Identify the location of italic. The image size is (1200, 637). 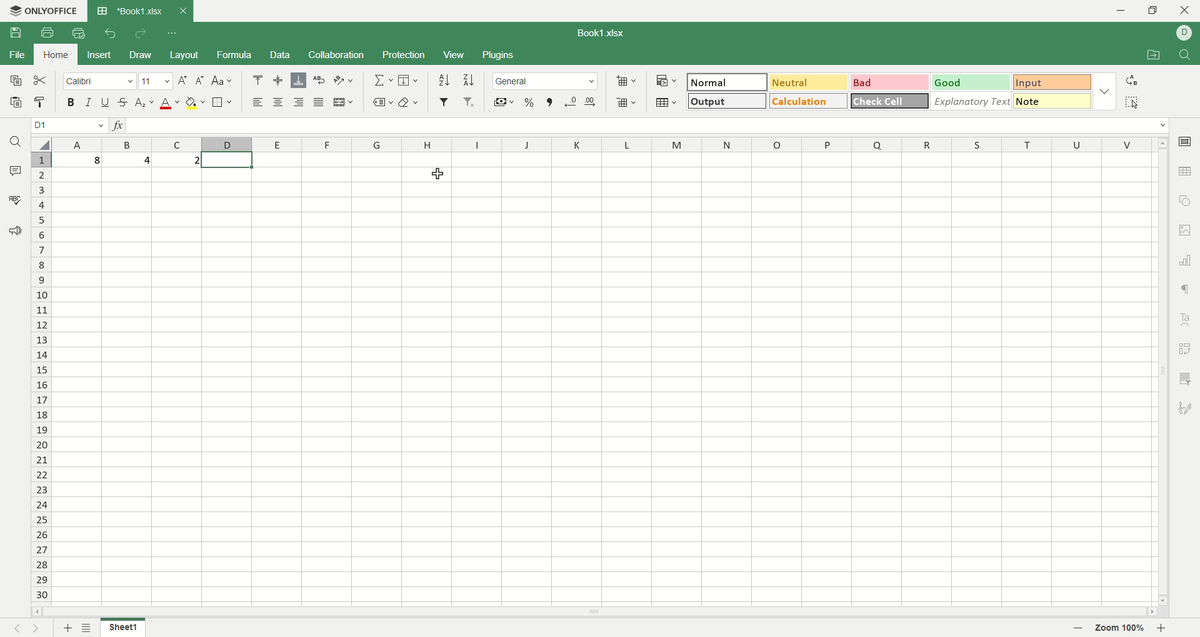
(88, 102).